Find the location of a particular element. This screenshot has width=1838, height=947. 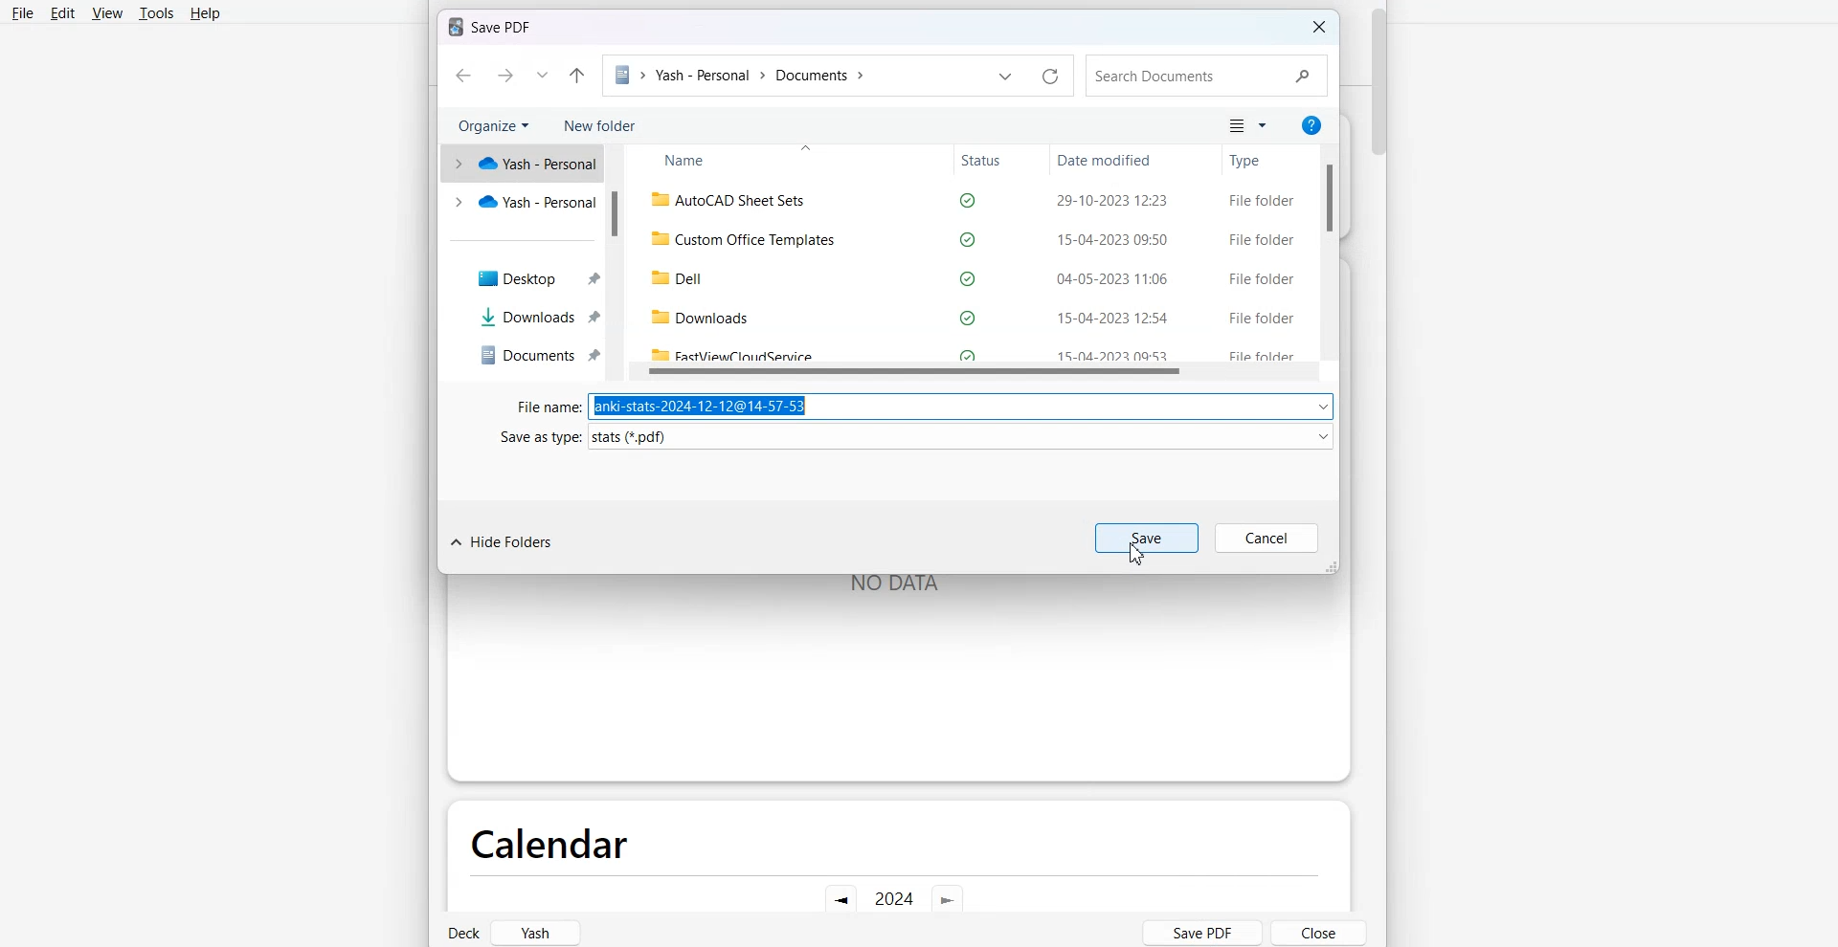

Documents is located at coordinates (518, 358).